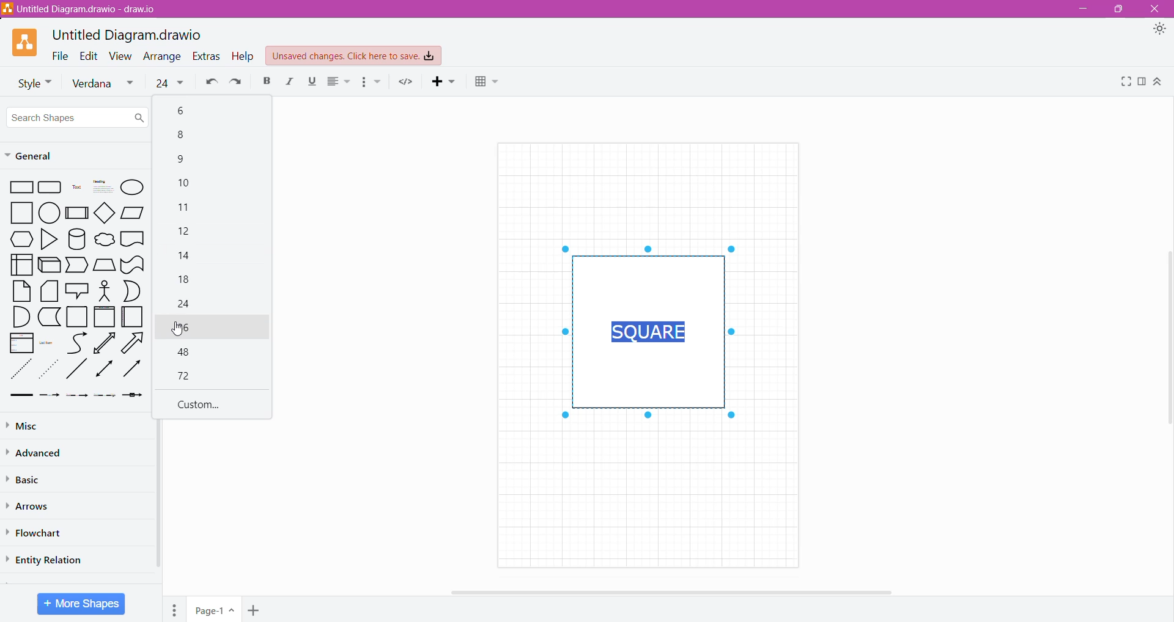 This screenshot has width=1174, height=622. I want to click on Custom, so click(199, 404).